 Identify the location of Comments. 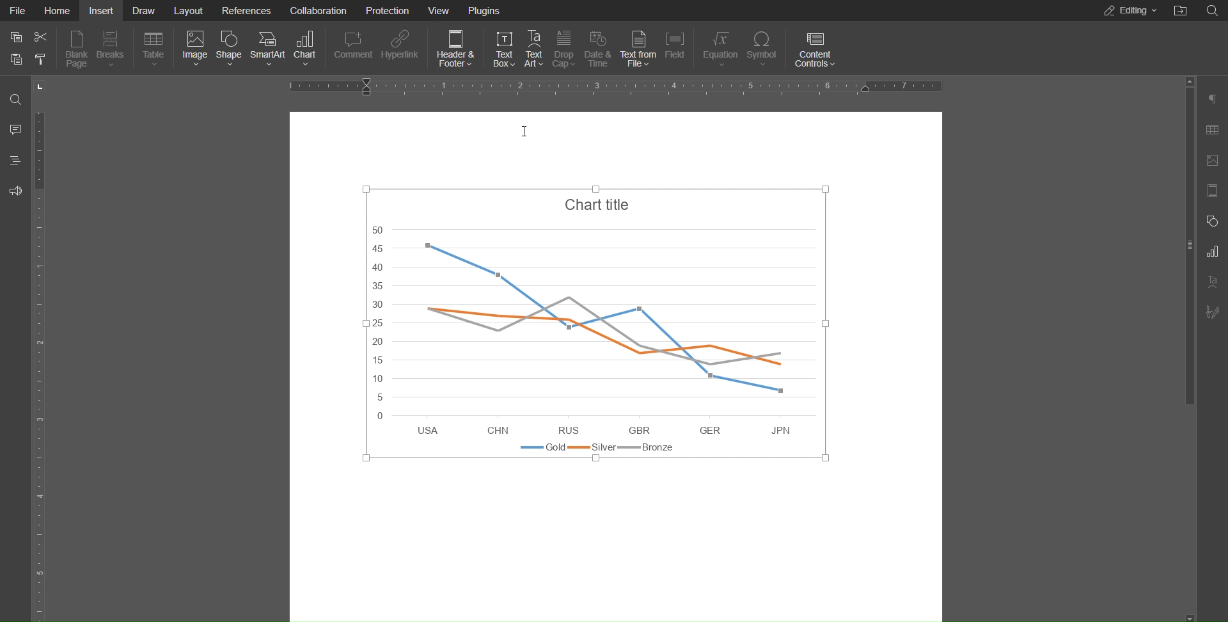
(14, 132).